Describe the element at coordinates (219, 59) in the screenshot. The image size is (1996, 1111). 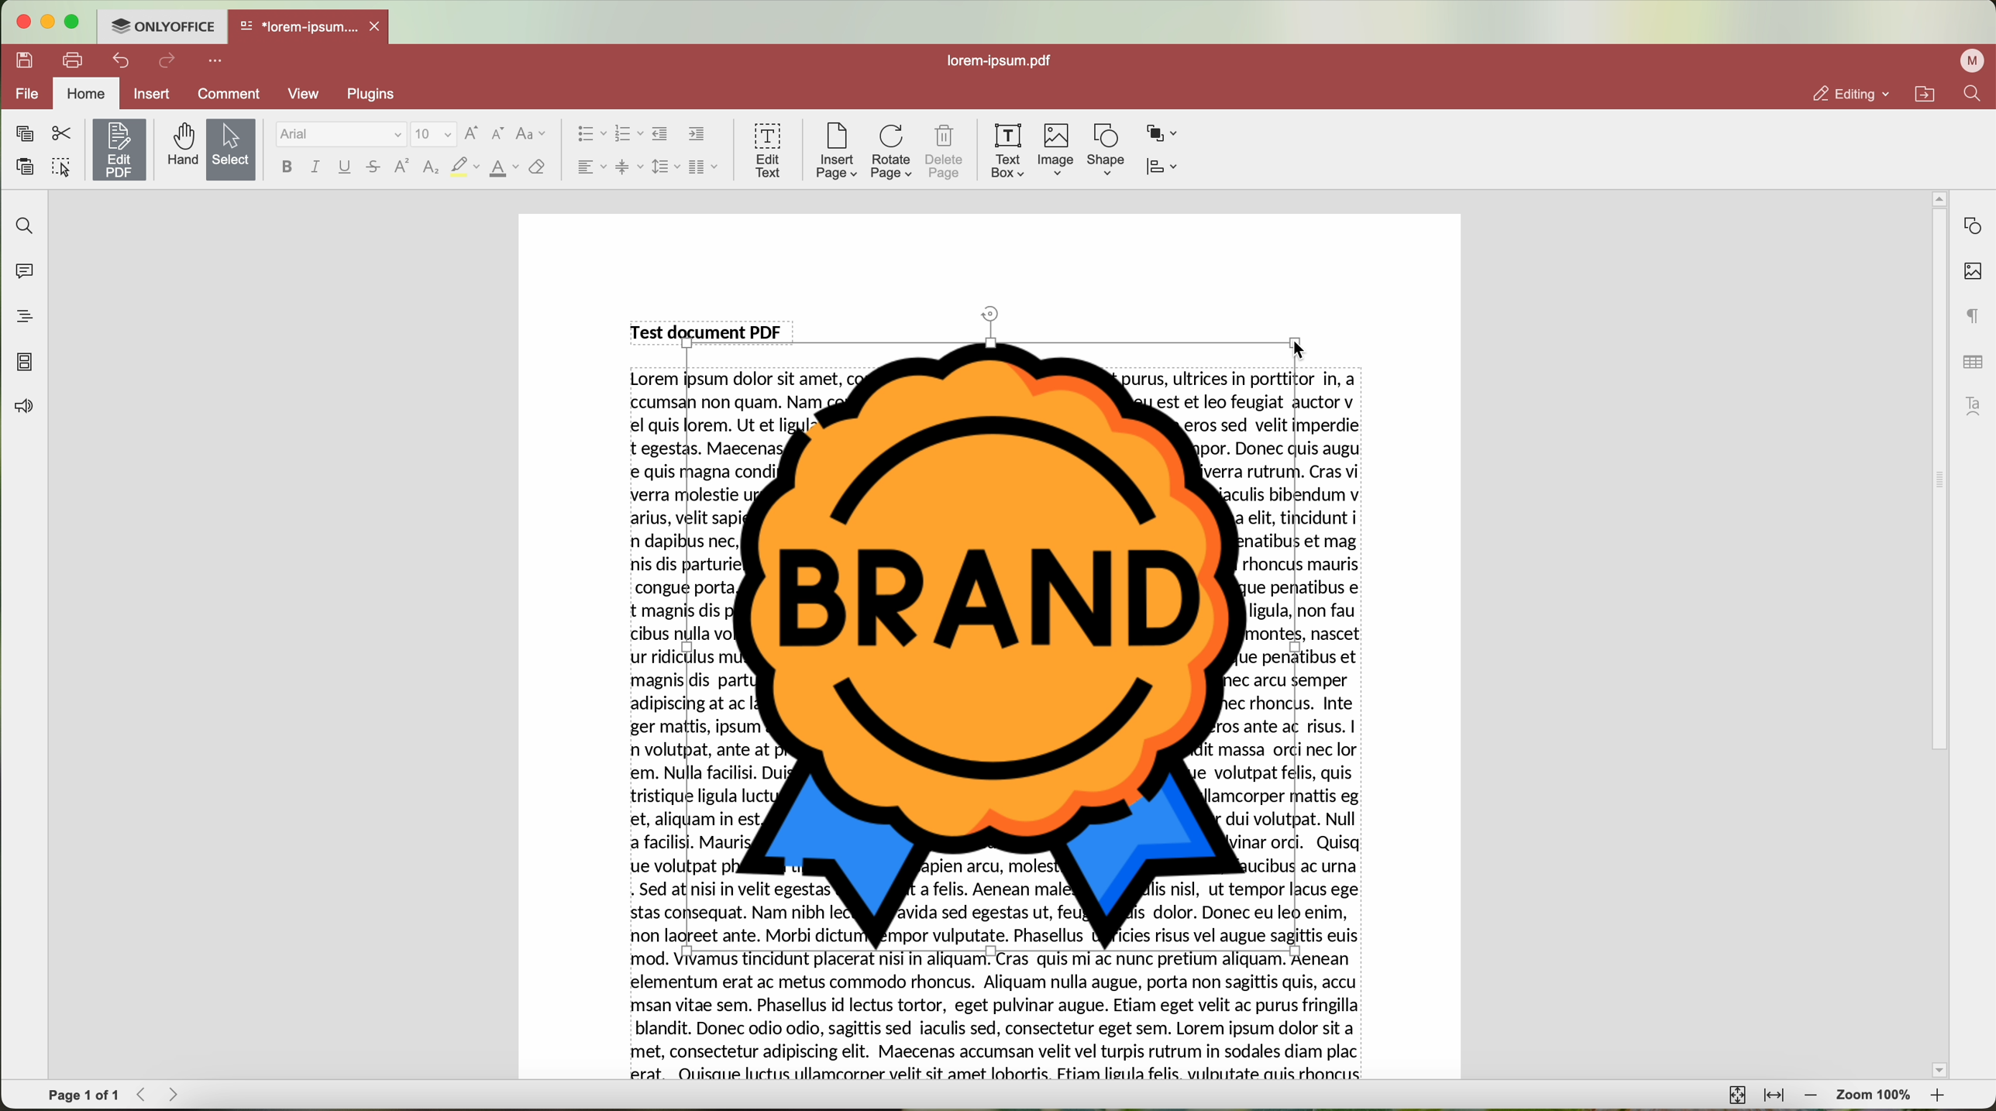
I see `more options` at that location.